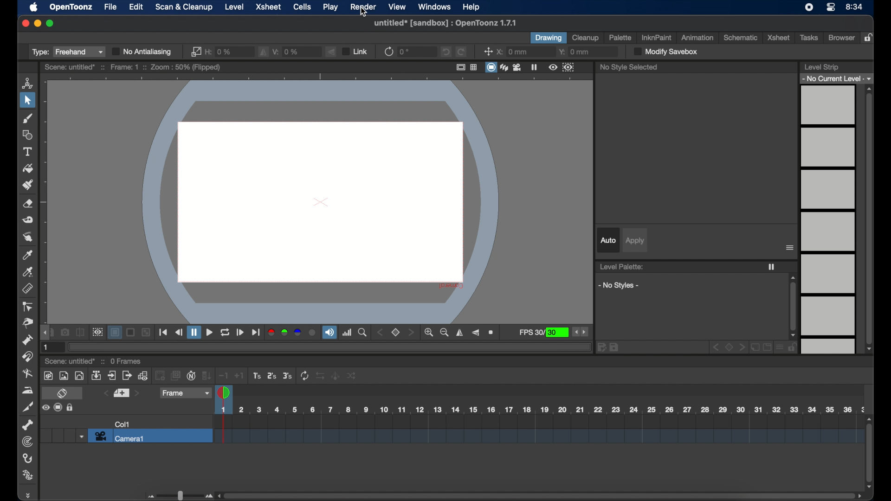 This screenshot has height=501, width=891. Describe the element at coordinates (225, 392) in the screenshot. I see `playhead` at that location.